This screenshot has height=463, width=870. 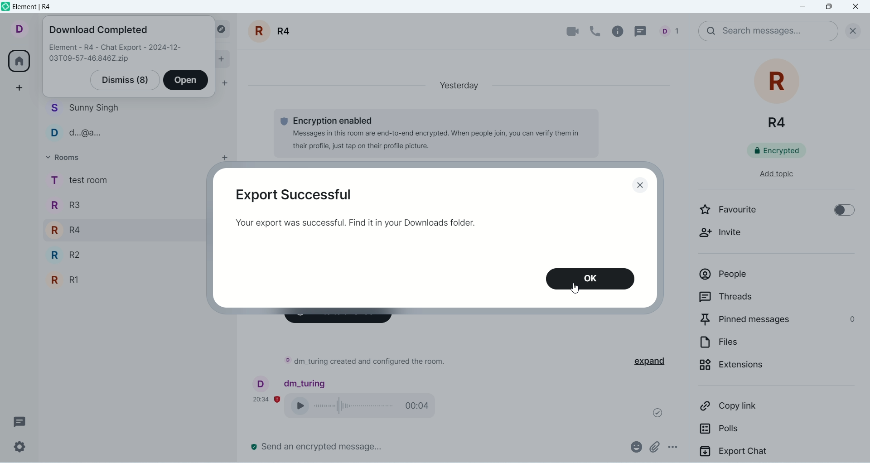 What do you see at coordinates (757, 409) in the screenshot?
I see `copy link` at bounding box center [757, 409].